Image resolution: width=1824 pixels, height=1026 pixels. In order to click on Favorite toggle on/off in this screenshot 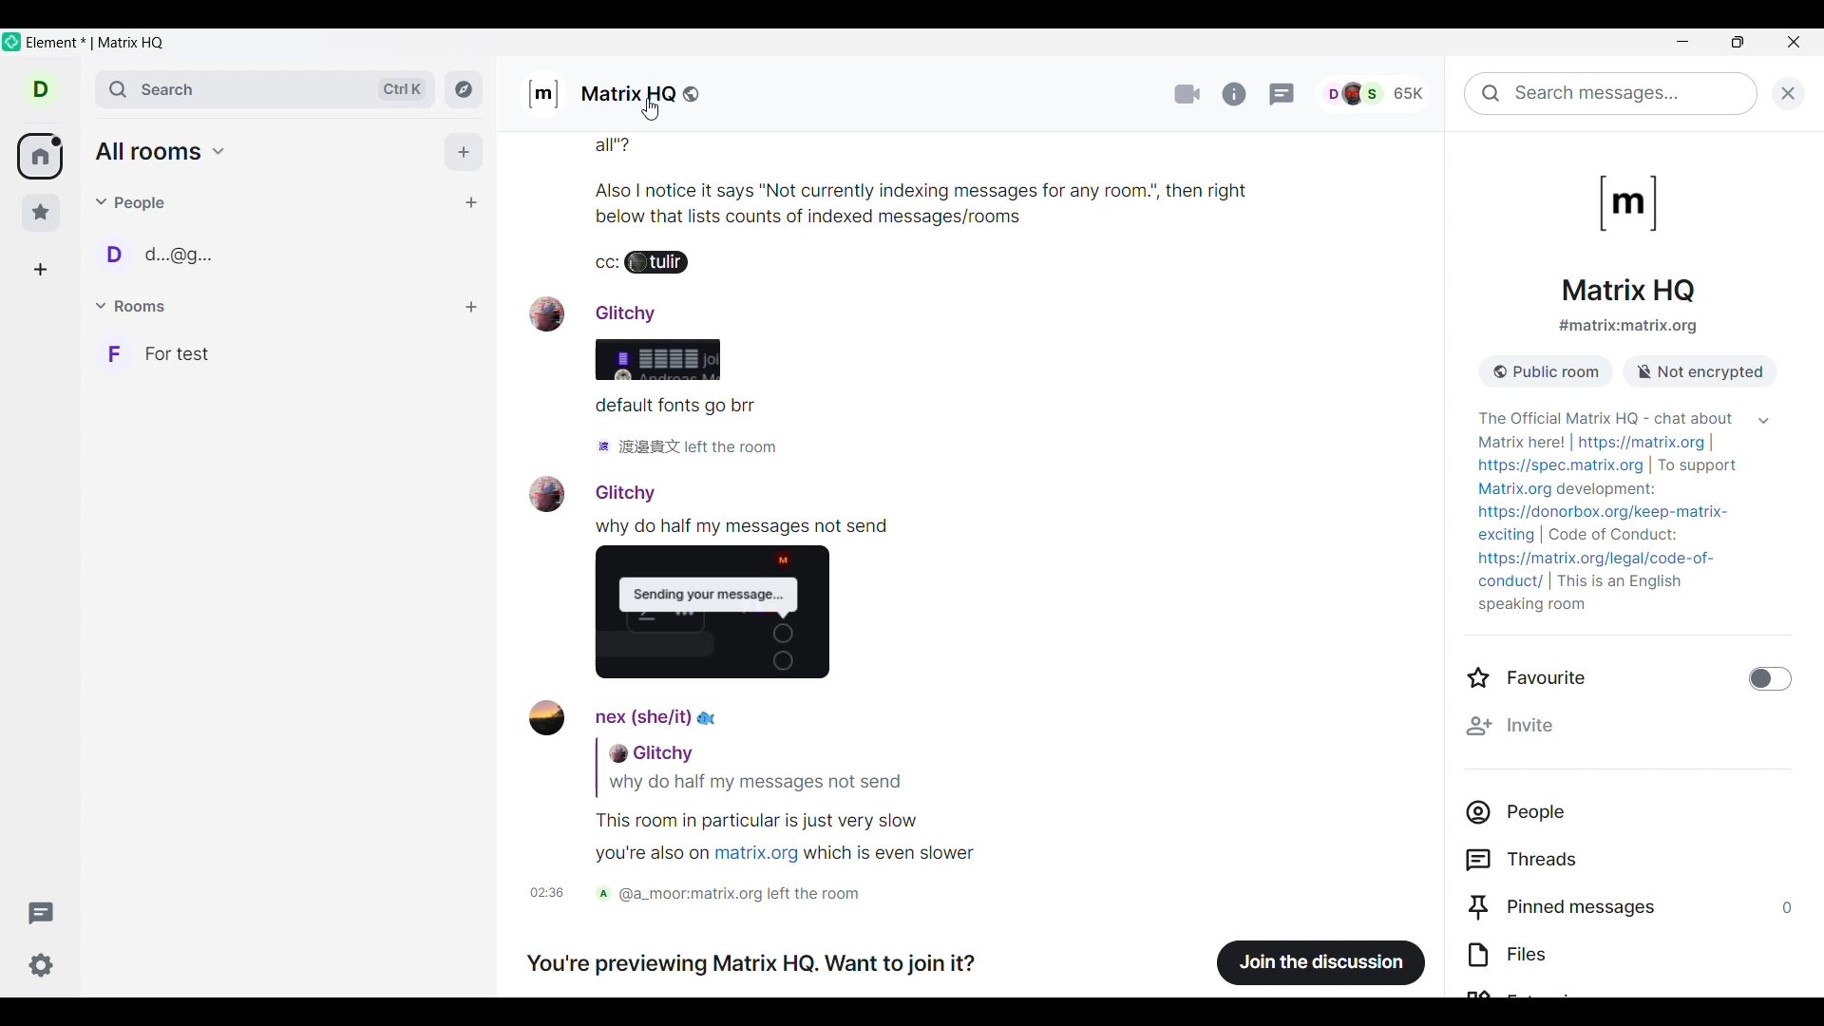, I will do `click(1630, 677)`.